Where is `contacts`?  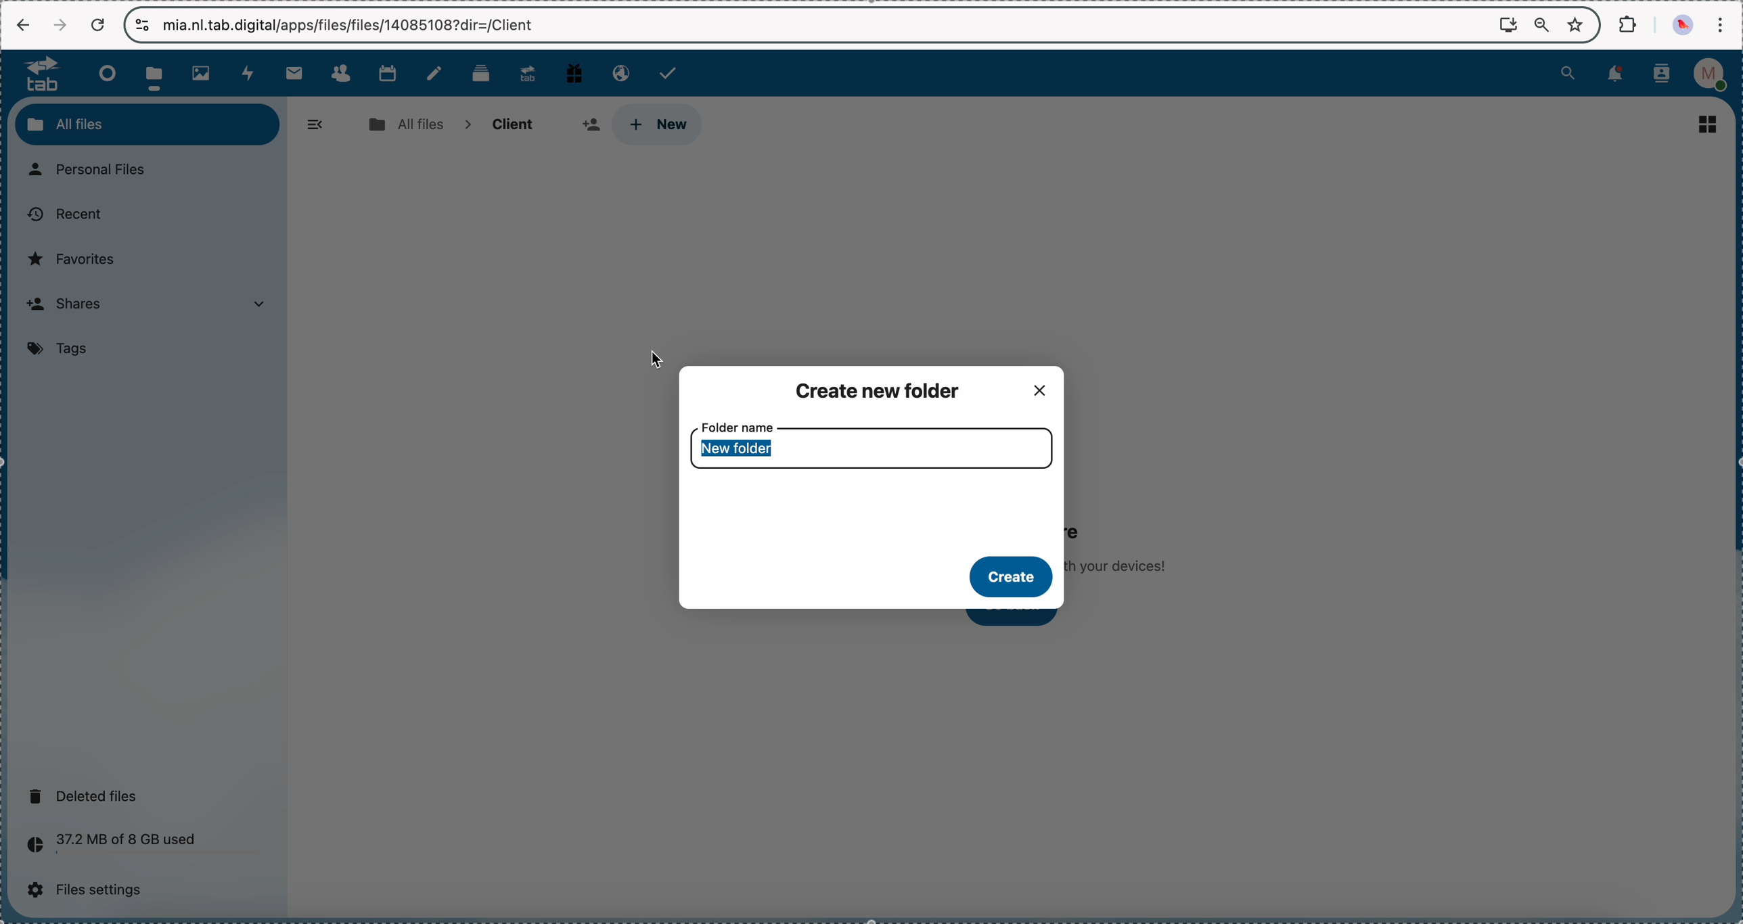
contacts is located at coordinates (340, 74).